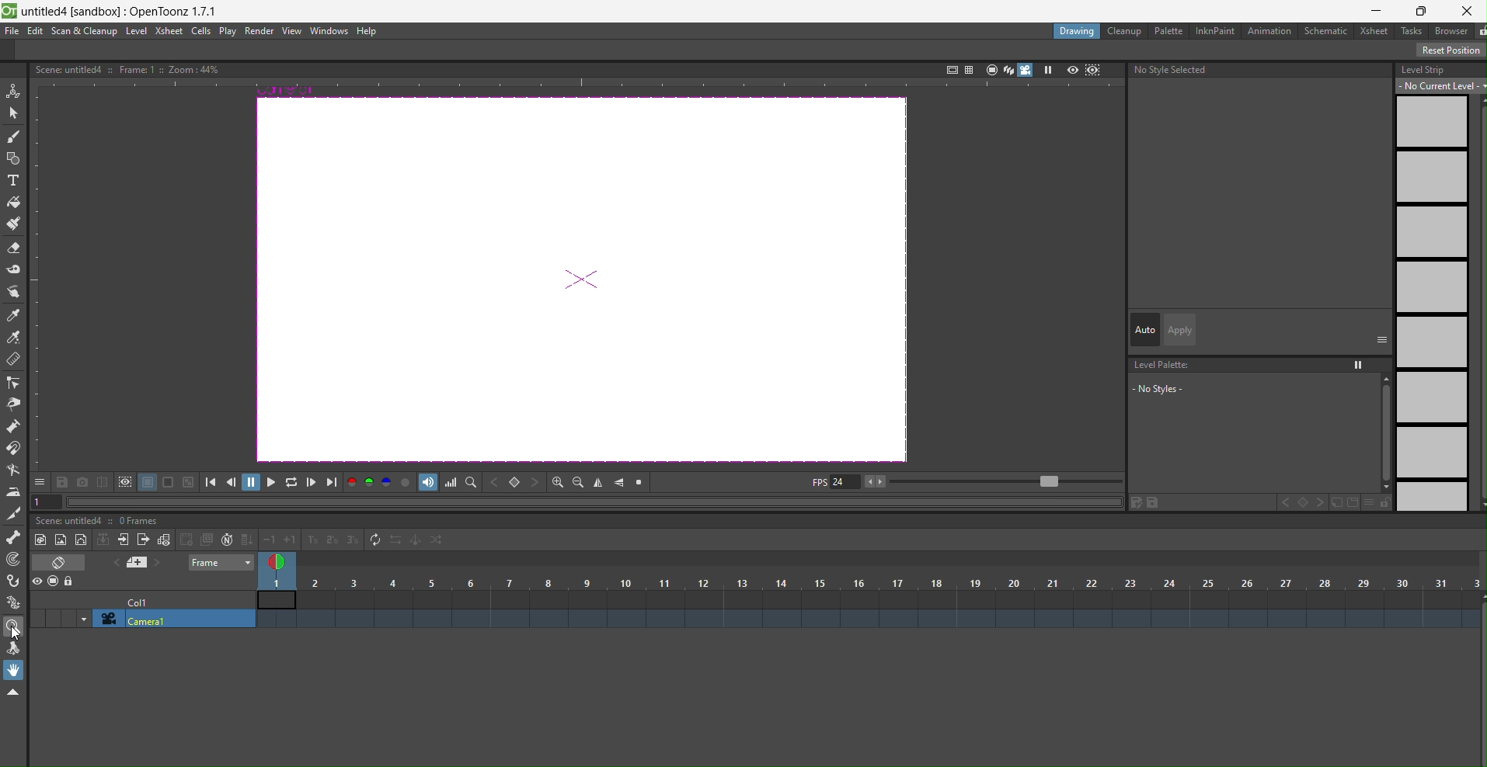 Image resolution: width=1487 pixels, height=767 pixels. I want to click on tracker tool, so click(15, 560).